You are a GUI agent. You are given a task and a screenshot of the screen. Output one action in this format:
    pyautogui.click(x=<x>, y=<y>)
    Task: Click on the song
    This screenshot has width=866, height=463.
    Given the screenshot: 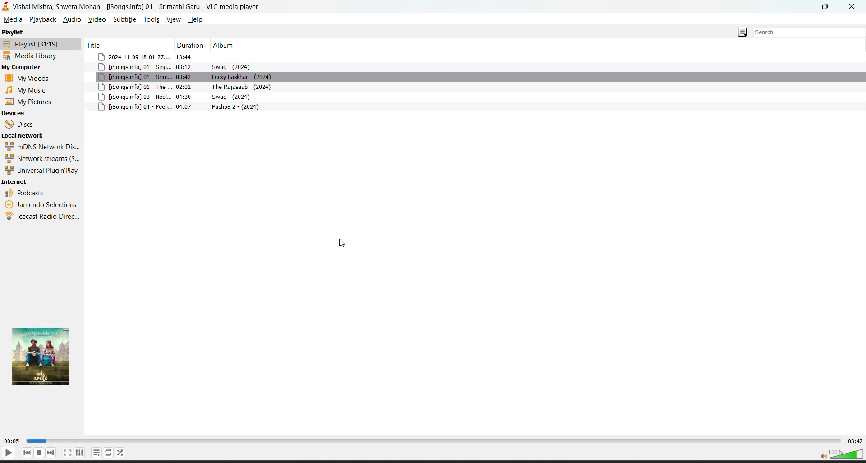 What is the action you would take?
    pyautogui.click(x=475, y=87)
    